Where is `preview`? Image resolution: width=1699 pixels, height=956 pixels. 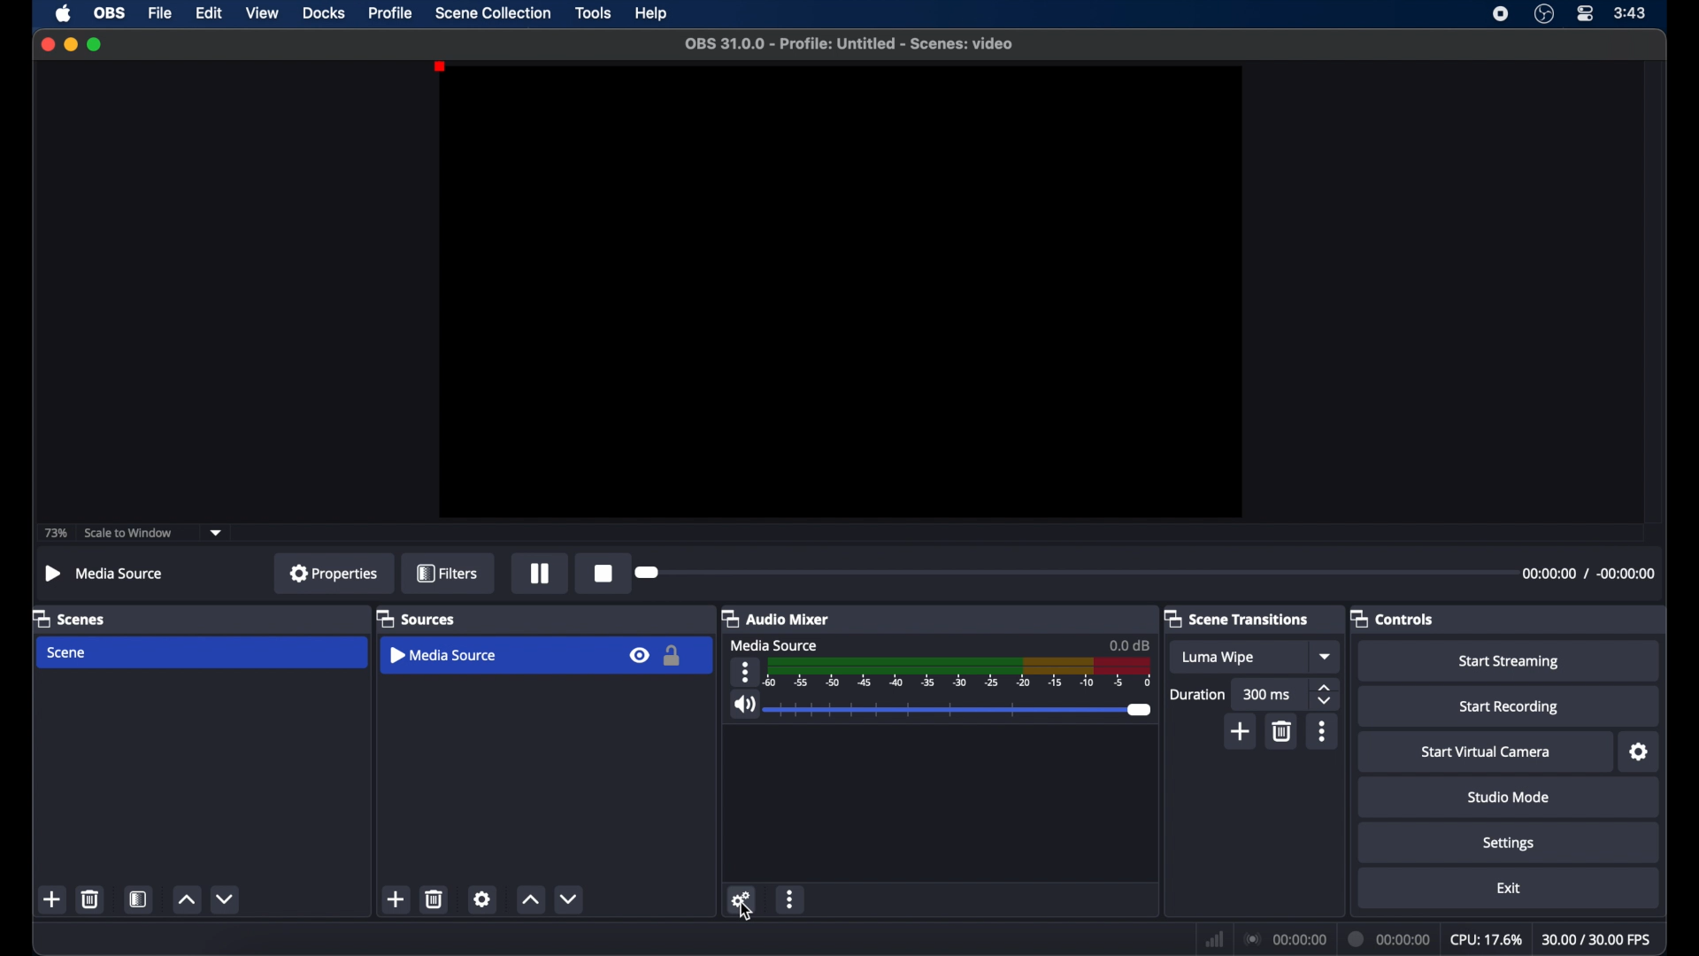
preview is located at coordinates (841, 292).